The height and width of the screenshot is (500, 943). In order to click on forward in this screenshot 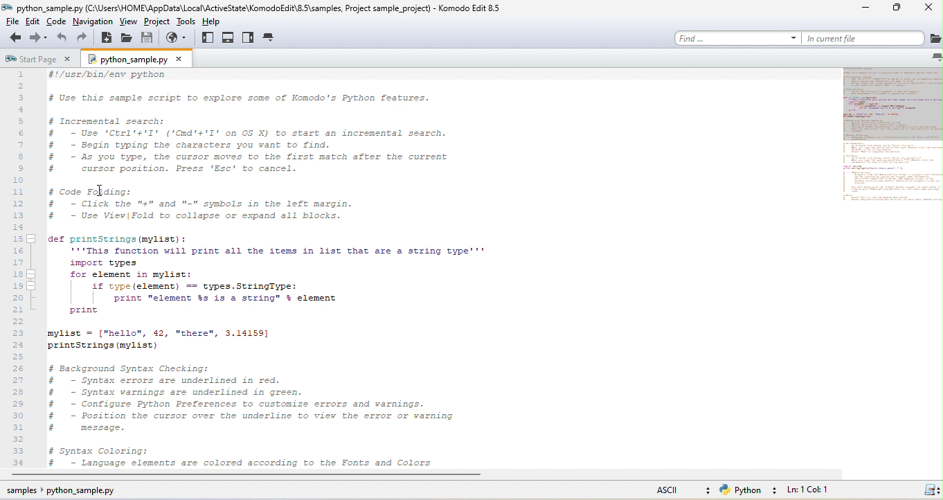, I will do `click(39, 40)`.